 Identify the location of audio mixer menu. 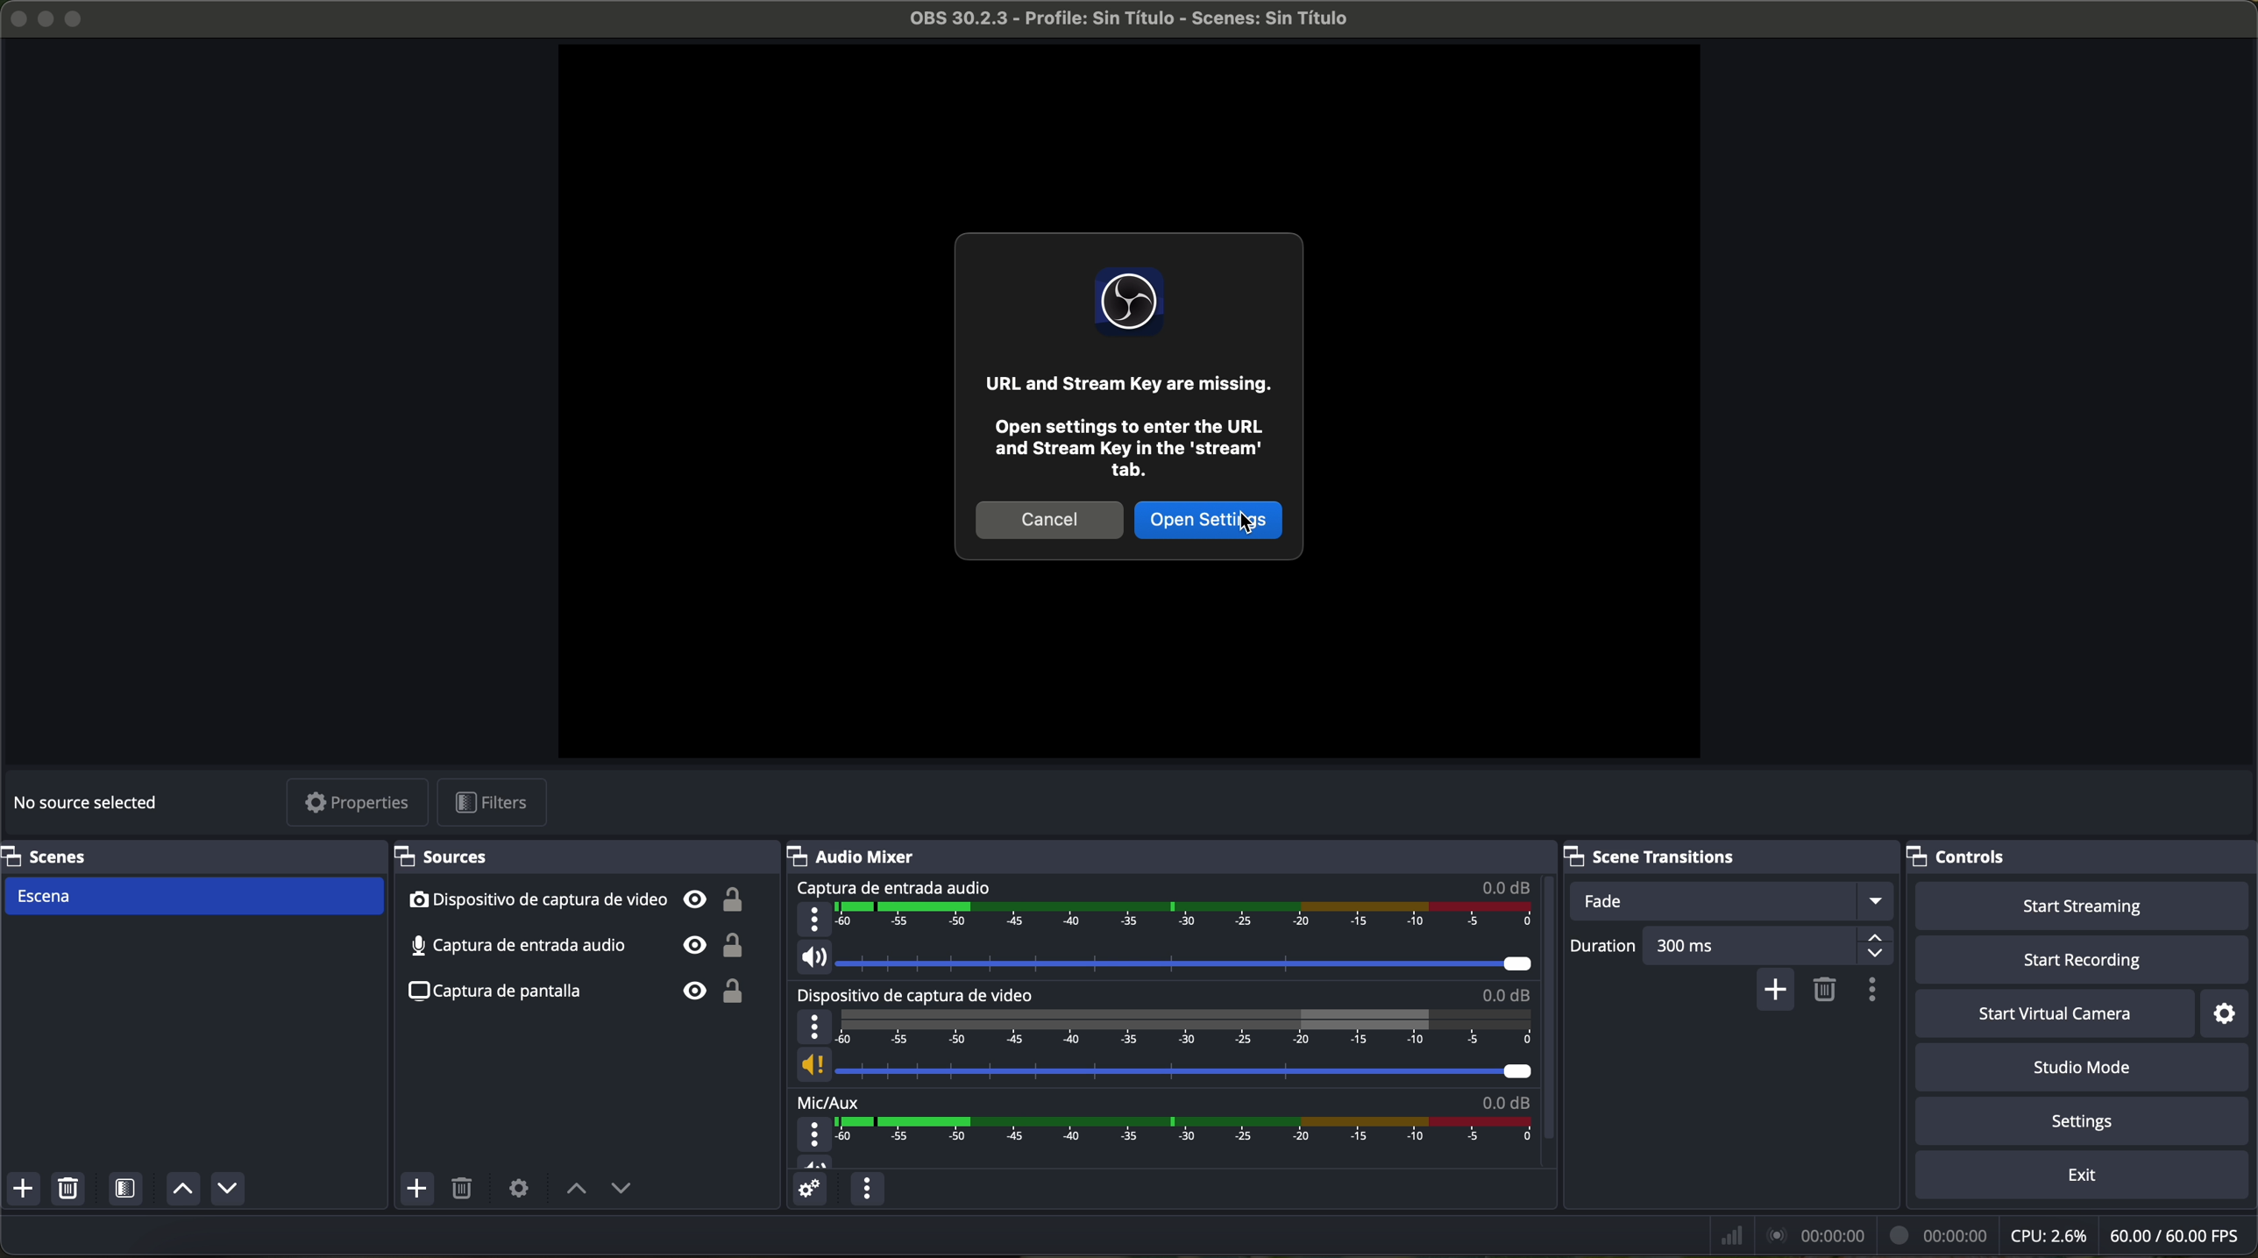
(864, 1190).